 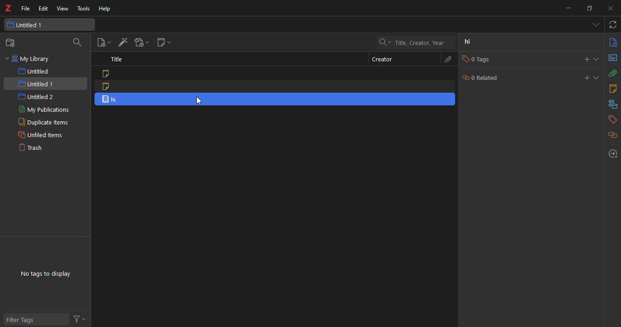 What do you see at coordinates (30, 148) in the screenshot?
I see `trash` at bounding box center [30, 148].